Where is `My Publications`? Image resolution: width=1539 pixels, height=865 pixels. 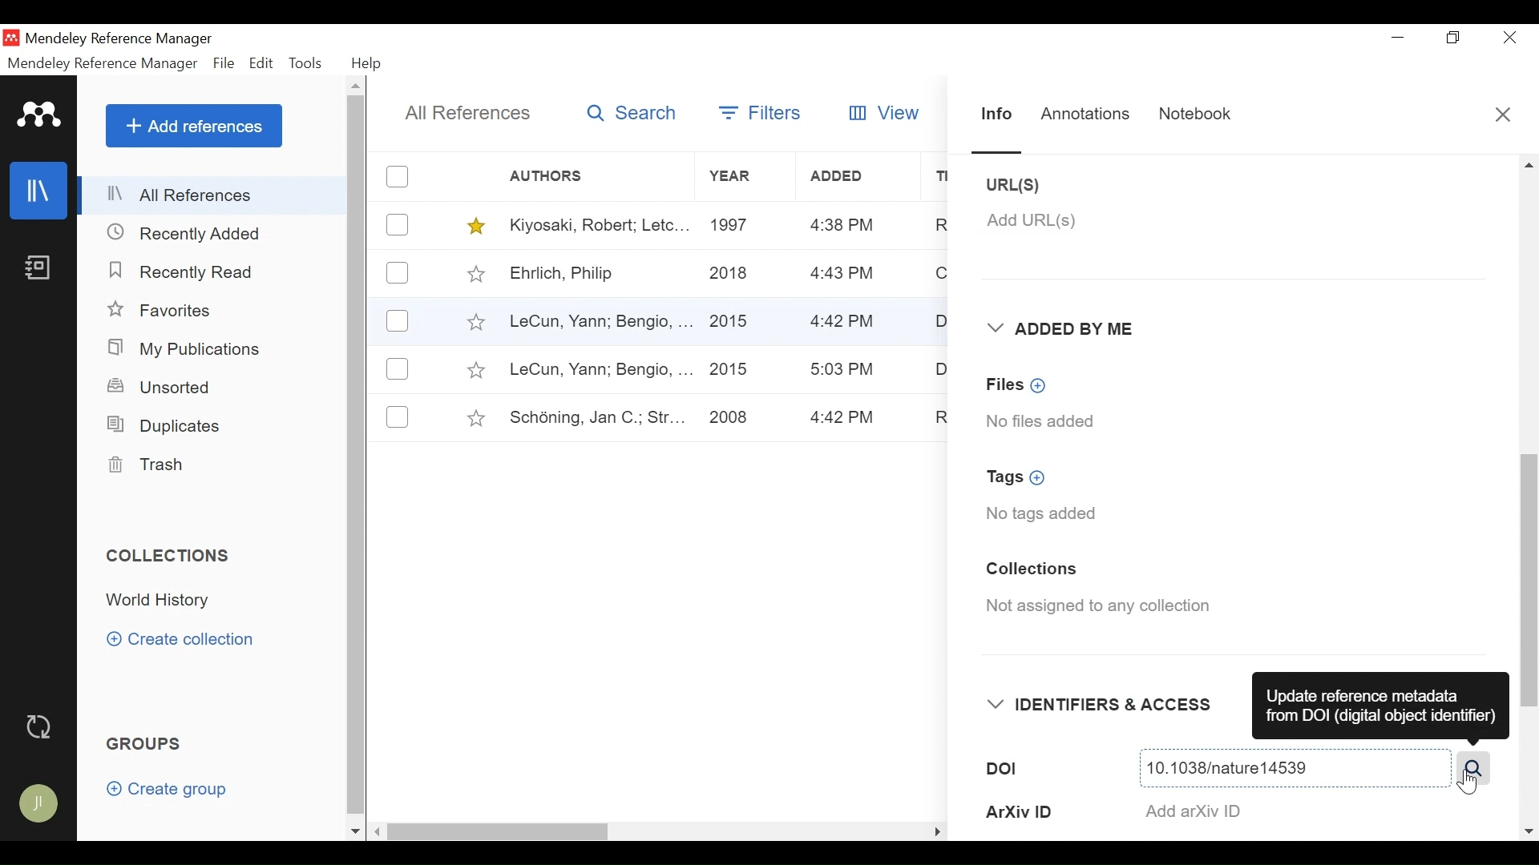 My Publications is located at coordinates (189, 349).